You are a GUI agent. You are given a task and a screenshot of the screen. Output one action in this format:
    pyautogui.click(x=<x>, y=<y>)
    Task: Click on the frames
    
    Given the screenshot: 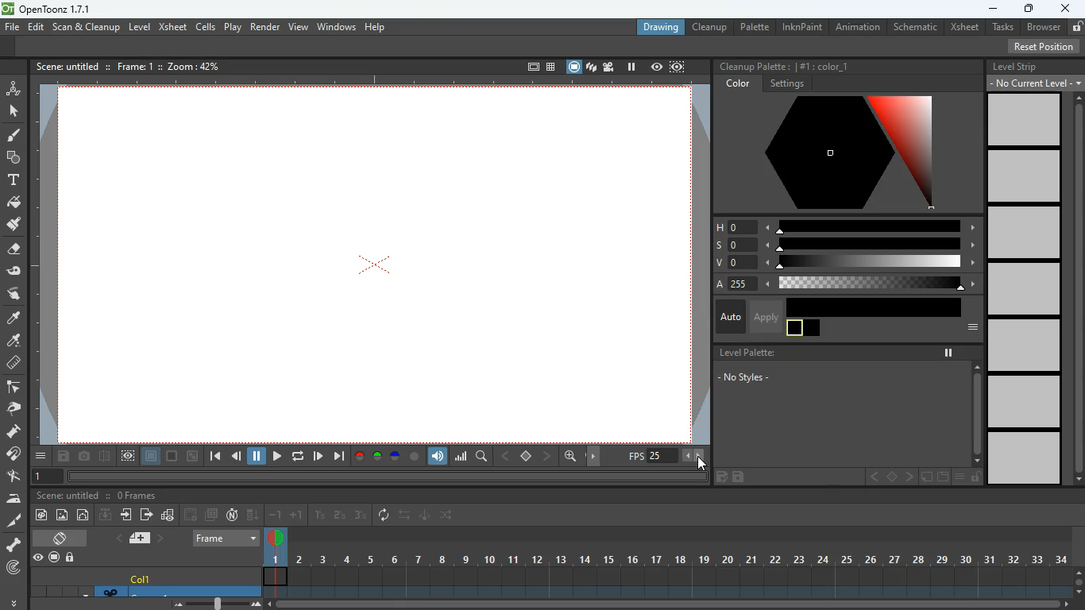 What is the action you would take?
    pyautogui.click(x=137, y=495)
    